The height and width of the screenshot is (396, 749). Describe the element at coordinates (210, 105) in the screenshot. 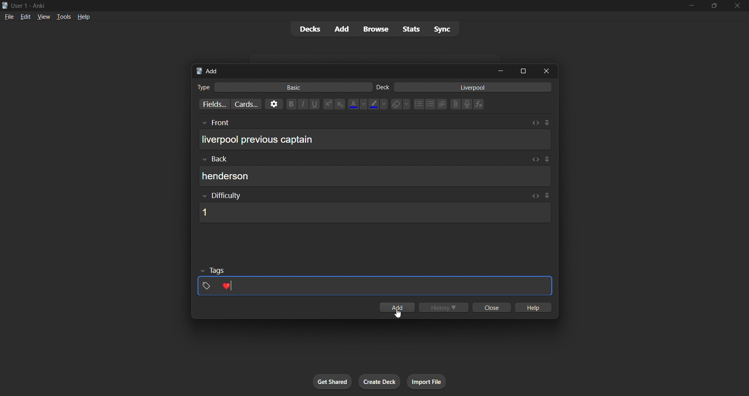

I see `customize fields` at that location.